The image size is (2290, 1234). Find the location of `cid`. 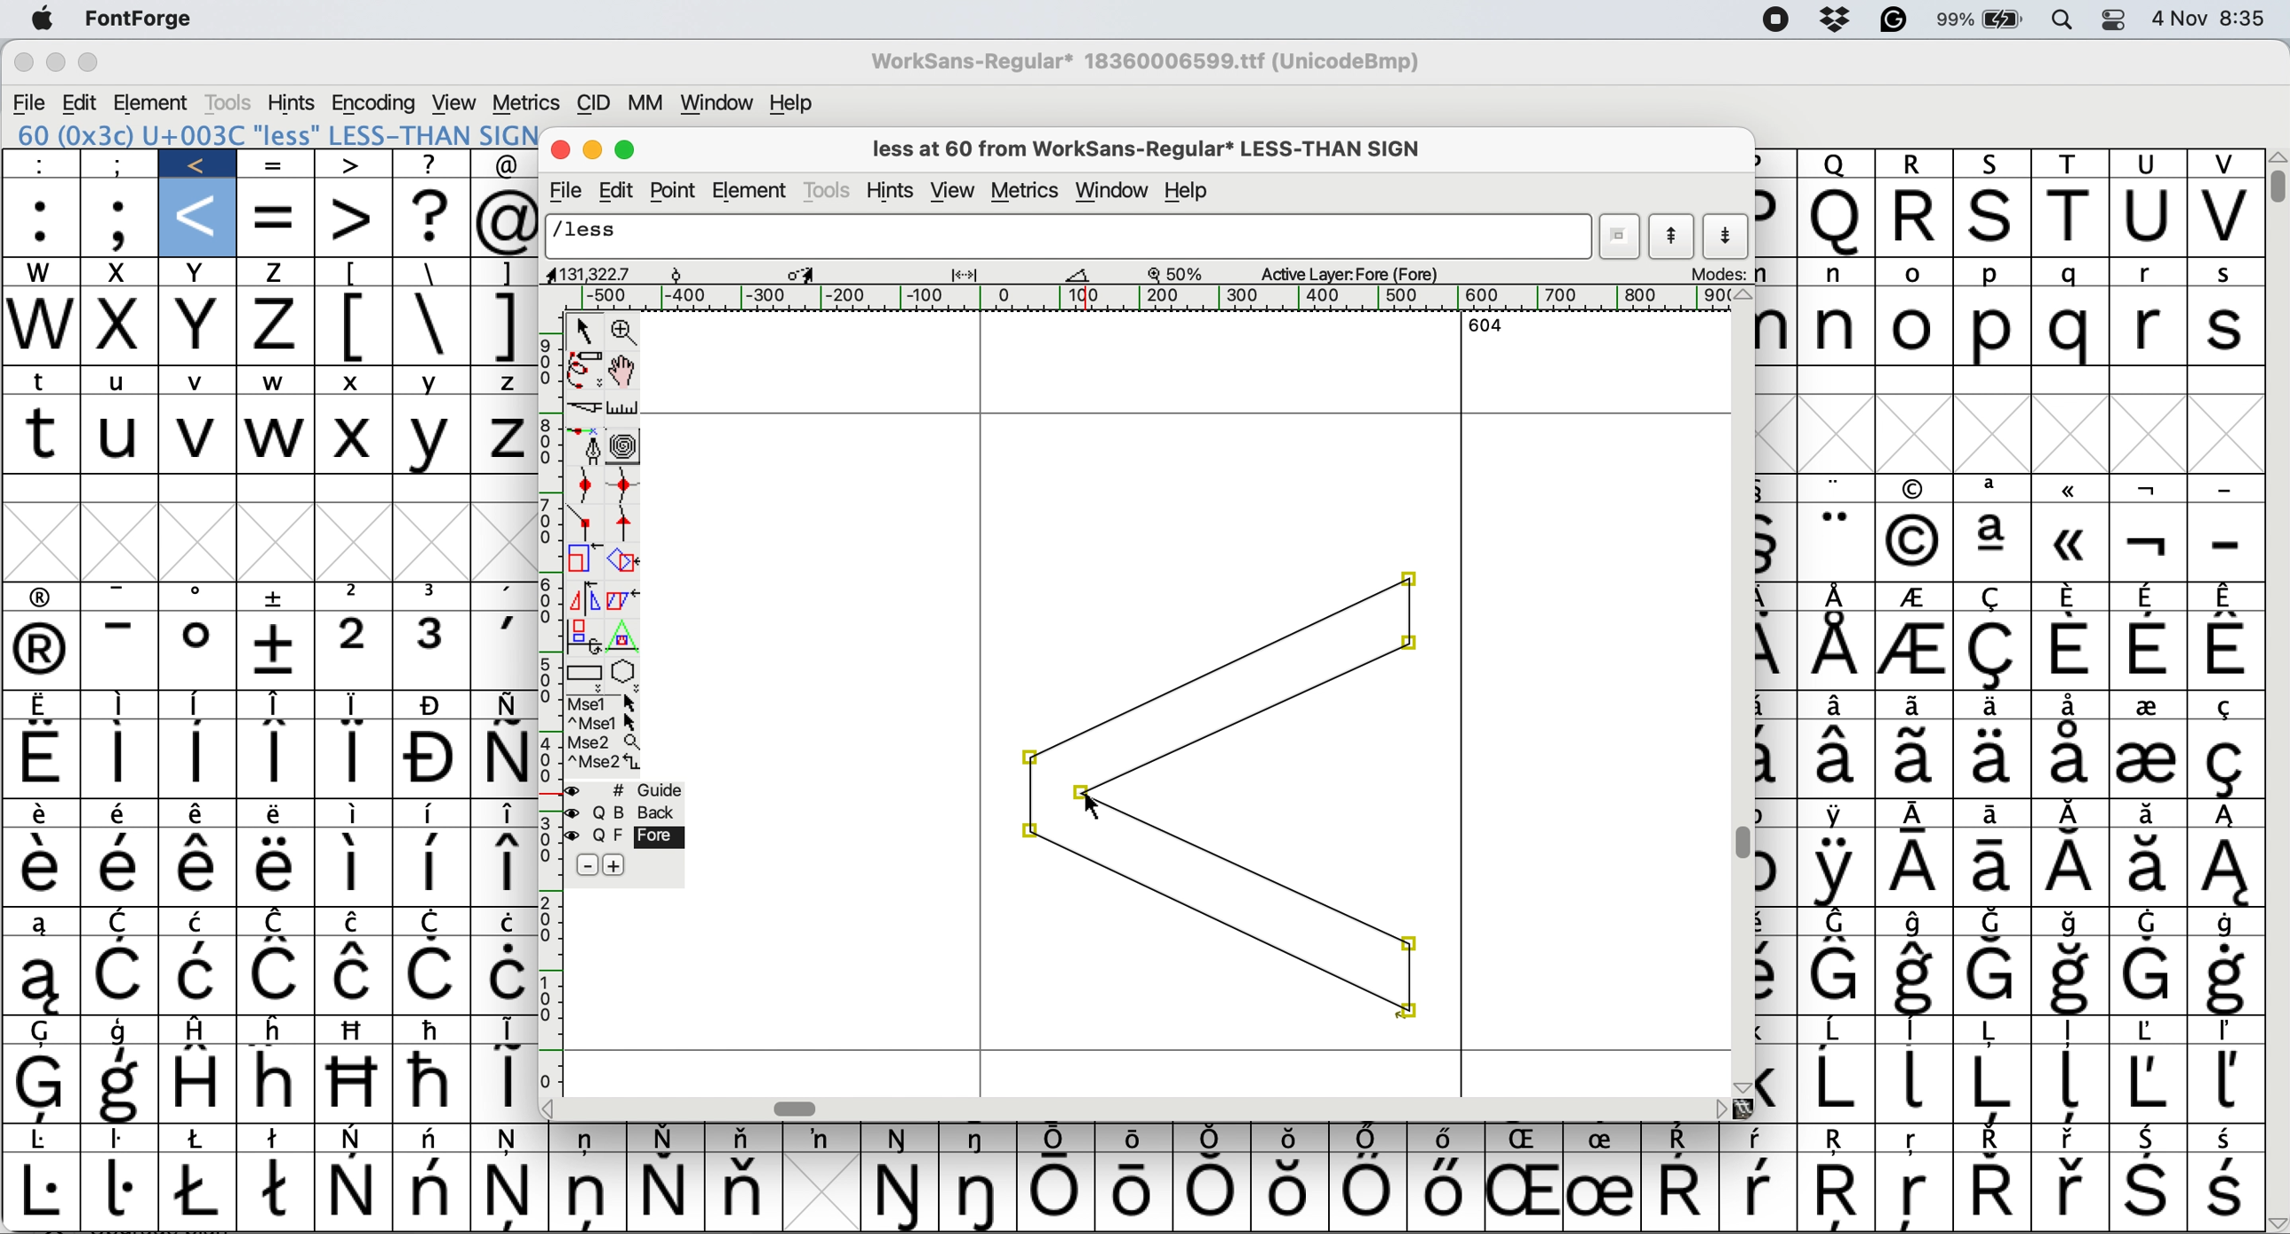

cid is located at coordinates (594, 104).